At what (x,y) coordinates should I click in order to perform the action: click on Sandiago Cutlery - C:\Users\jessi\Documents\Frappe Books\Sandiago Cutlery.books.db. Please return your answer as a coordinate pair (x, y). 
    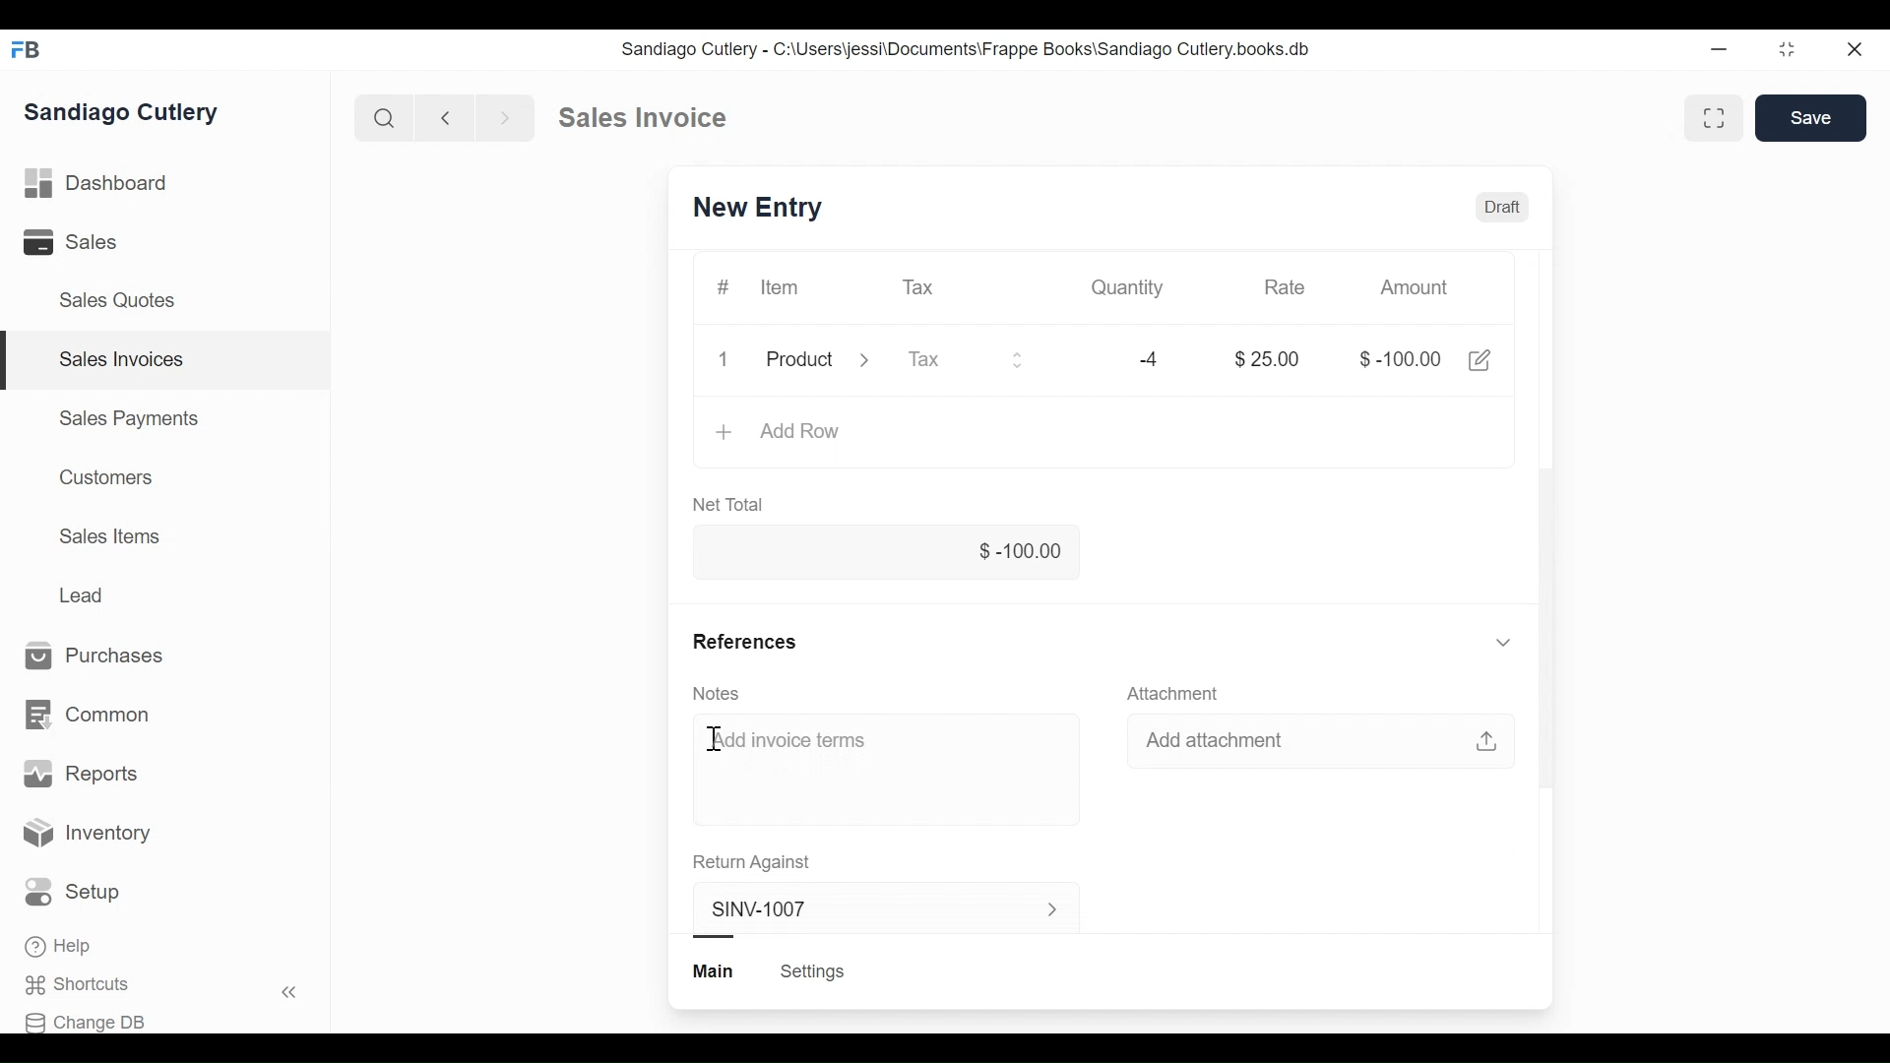
    Looking at the image, I should click on (968, 50).